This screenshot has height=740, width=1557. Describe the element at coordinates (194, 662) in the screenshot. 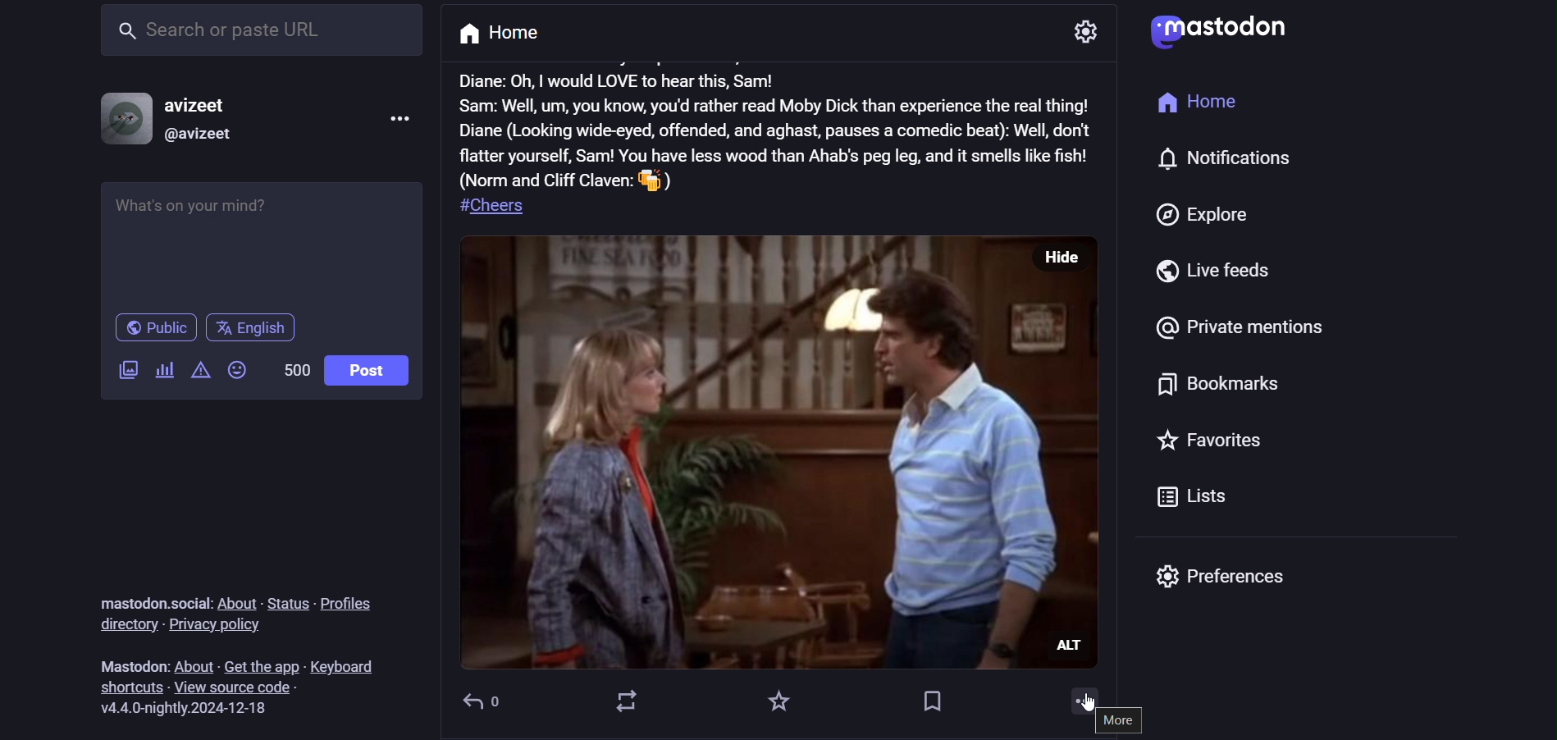

I see `about` at that location.